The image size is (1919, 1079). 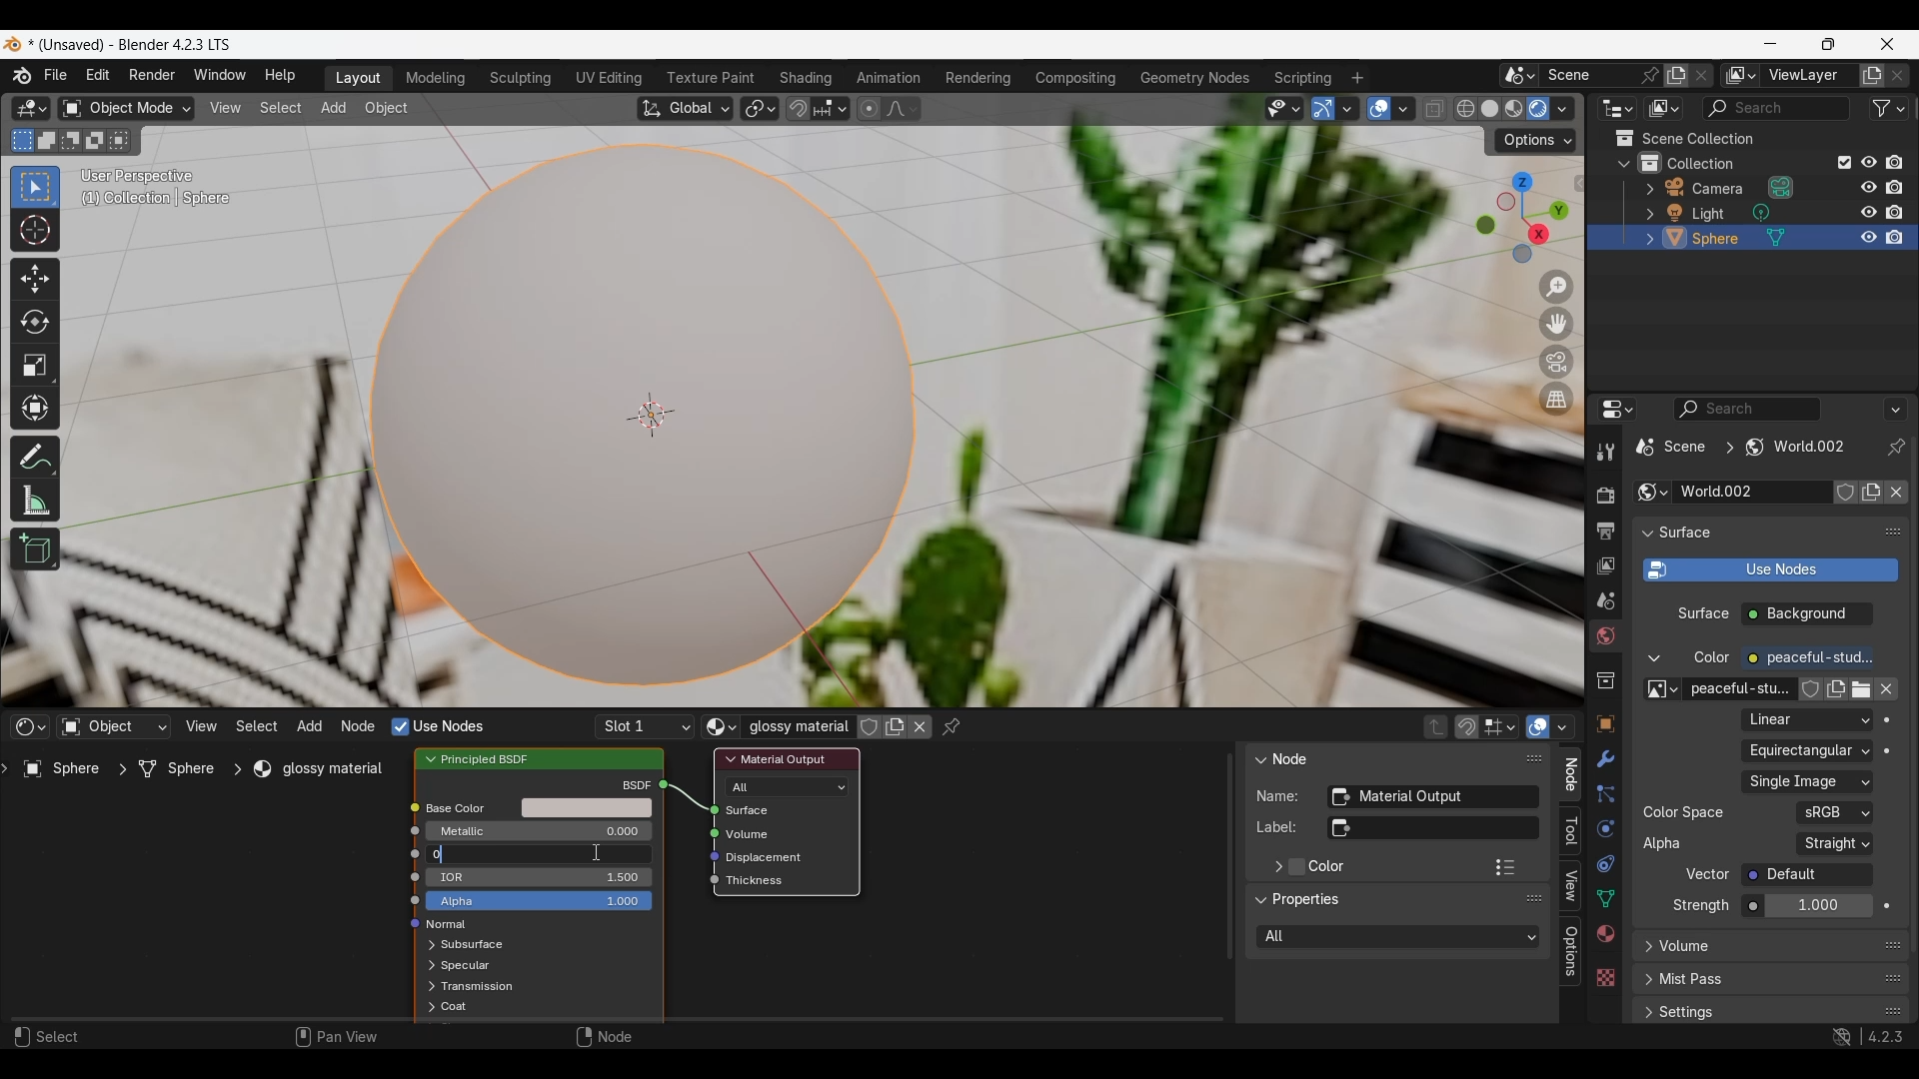 I want to click on Show overlay, so click(x=1379, y=109).